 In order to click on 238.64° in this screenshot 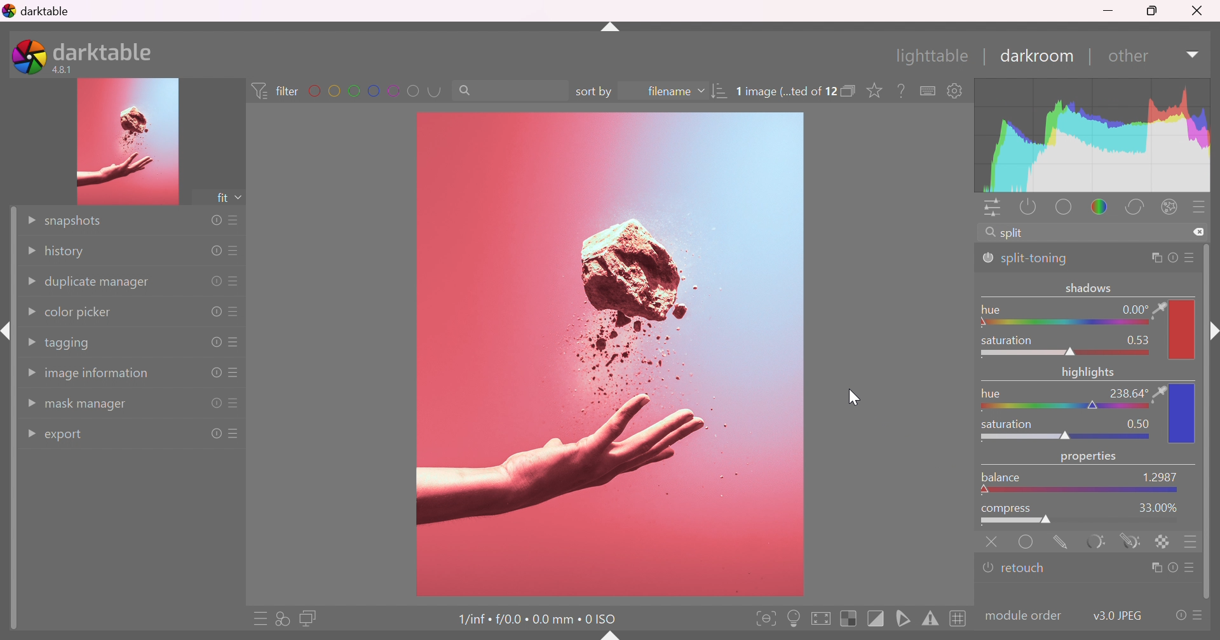, I will do `click(1128, 392)`.